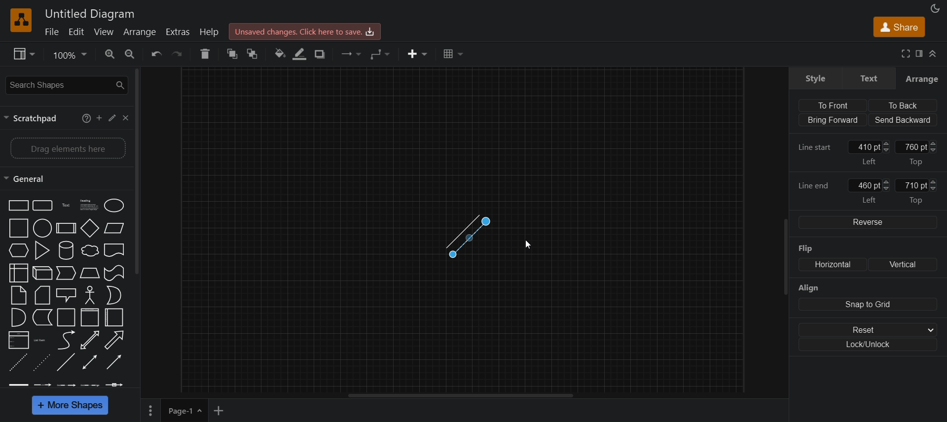  I want to click on to back, so click(903, 104).